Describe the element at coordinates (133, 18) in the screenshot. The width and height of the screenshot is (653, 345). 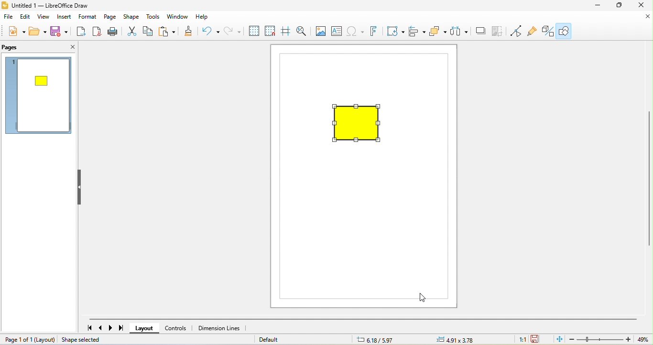
I see `shape` at that location.